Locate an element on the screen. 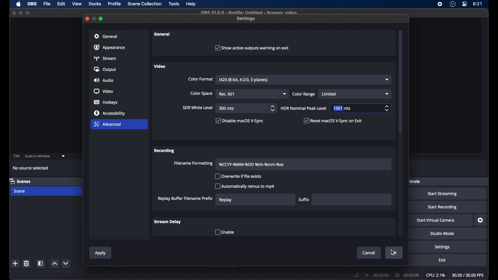 The width and height of the screenshot is (498, 280). add is located at coordinates (16, 264).